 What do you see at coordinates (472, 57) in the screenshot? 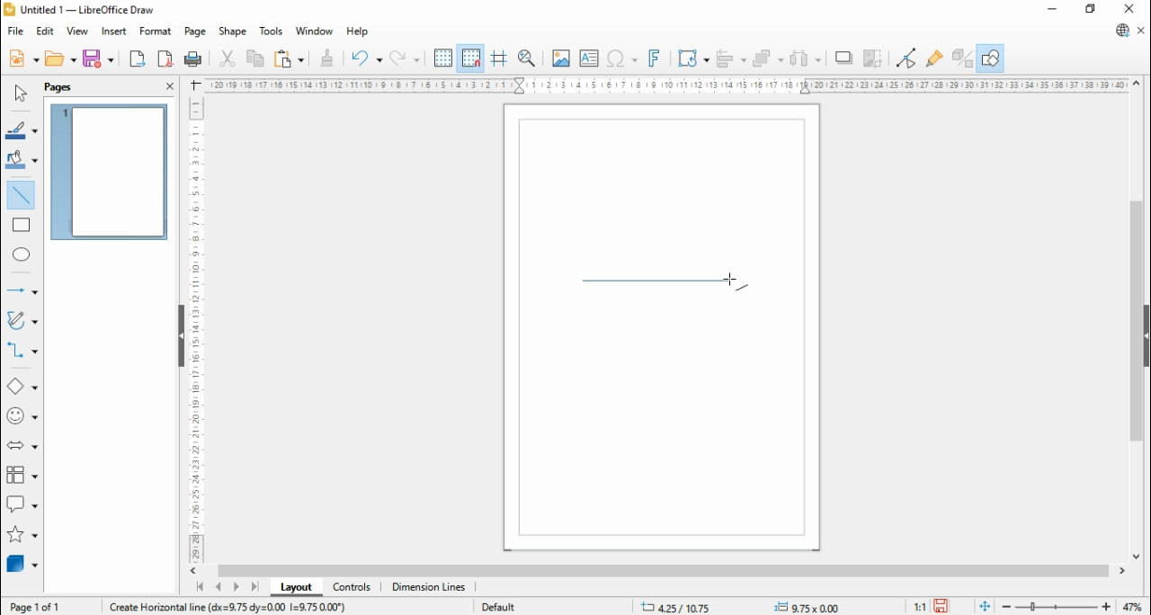
I see `snap to grids` at bounding box center [472, 57].